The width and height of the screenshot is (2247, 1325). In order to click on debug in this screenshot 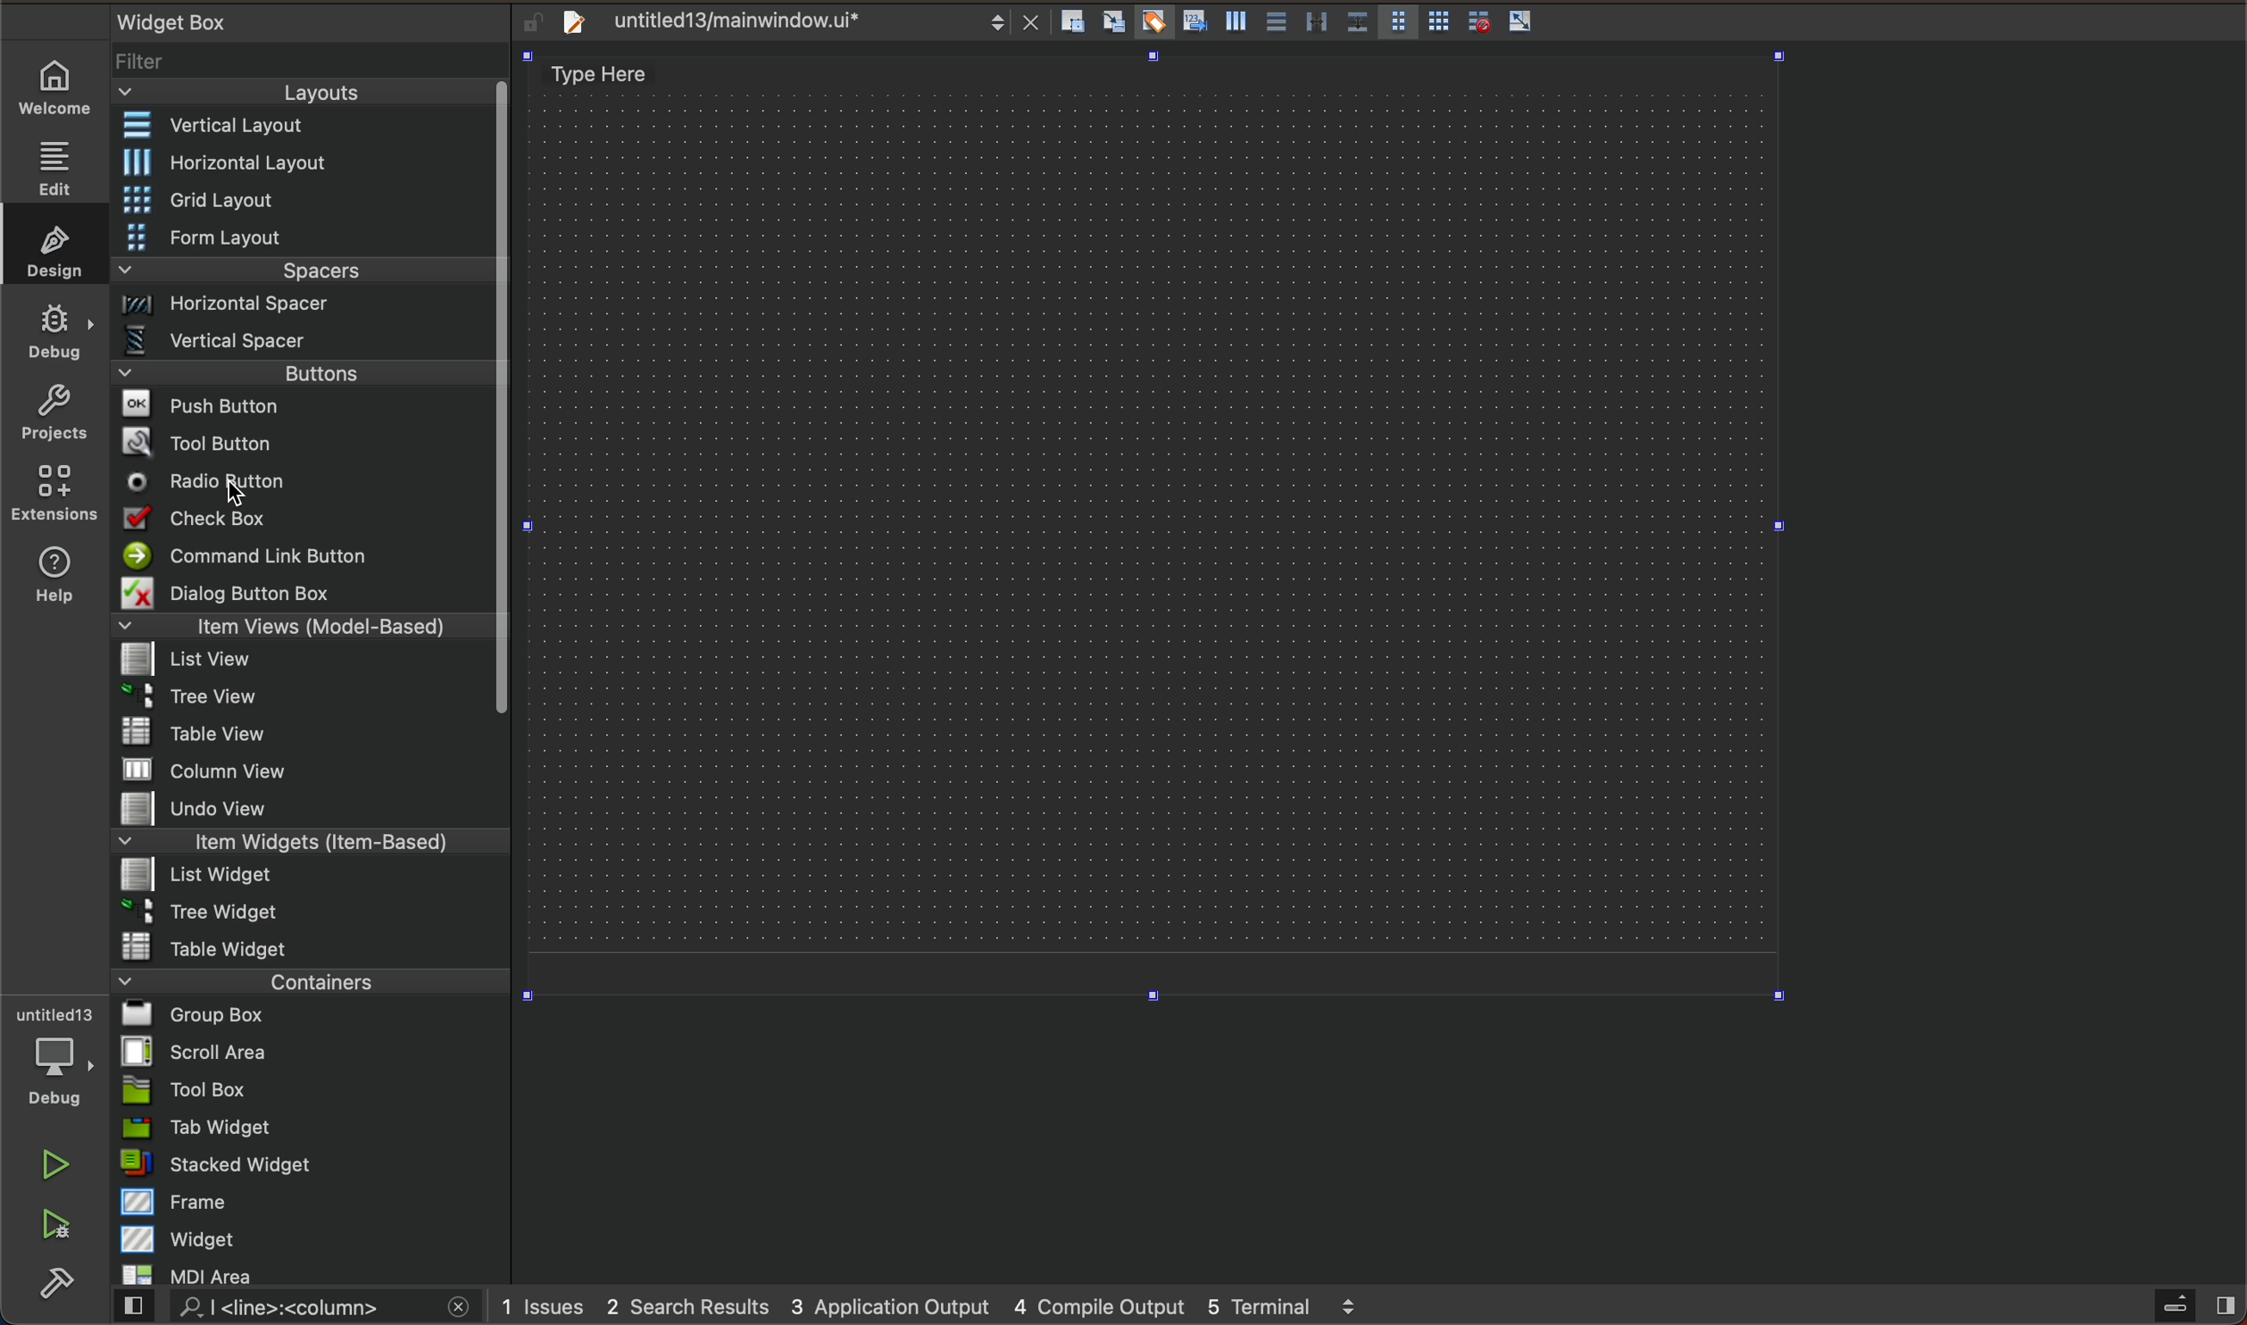, I will do `click(56, 329)`.